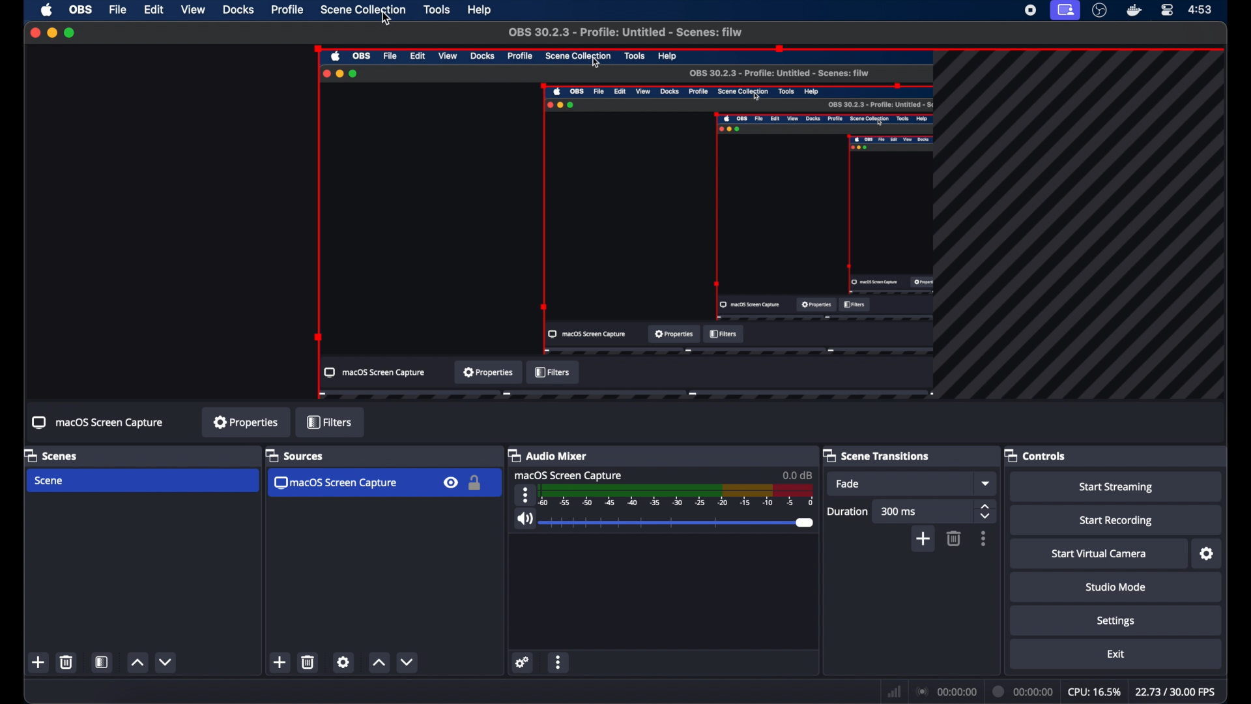  Describe the element at coordinates (1119, 519) in the screenshot. I see `start recording` at that location.